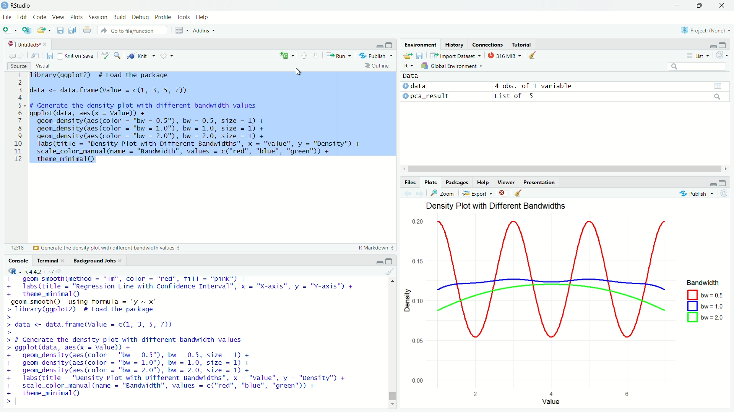 Image resolution: width=734 pixels, height=412 pixels. What do you see at coordinates (390, 271) in the screenshot?
I see `Clear console` at bounding box center [390, 271].